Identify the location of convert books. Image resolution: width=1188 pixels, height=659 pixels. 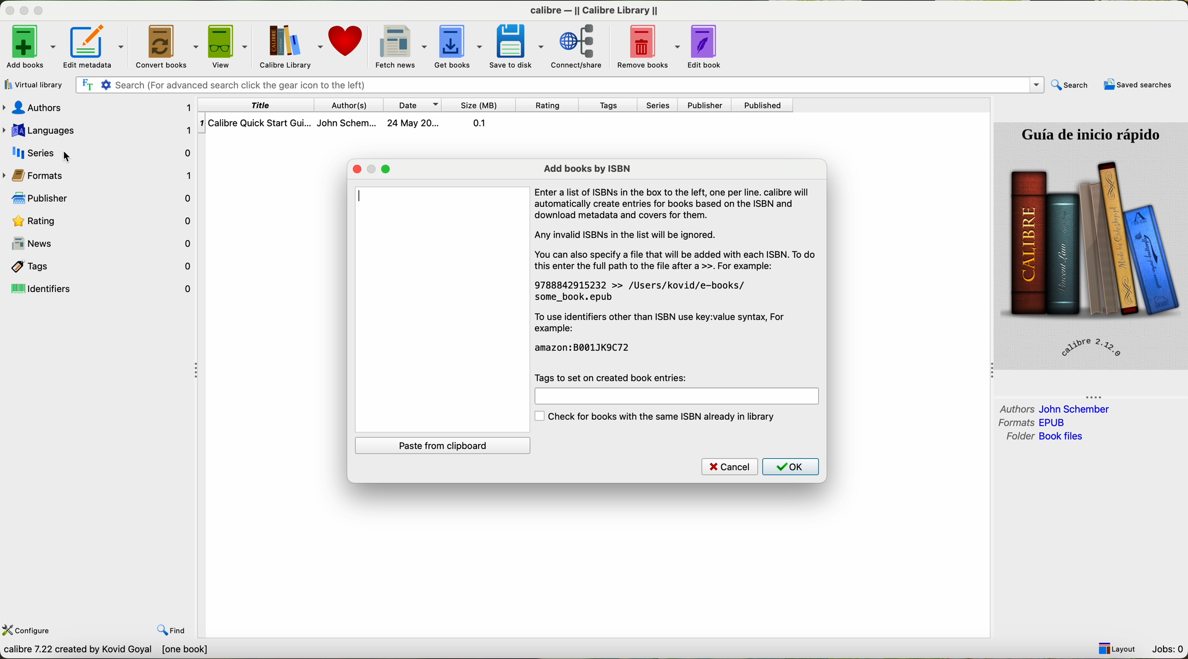
(168, 46).